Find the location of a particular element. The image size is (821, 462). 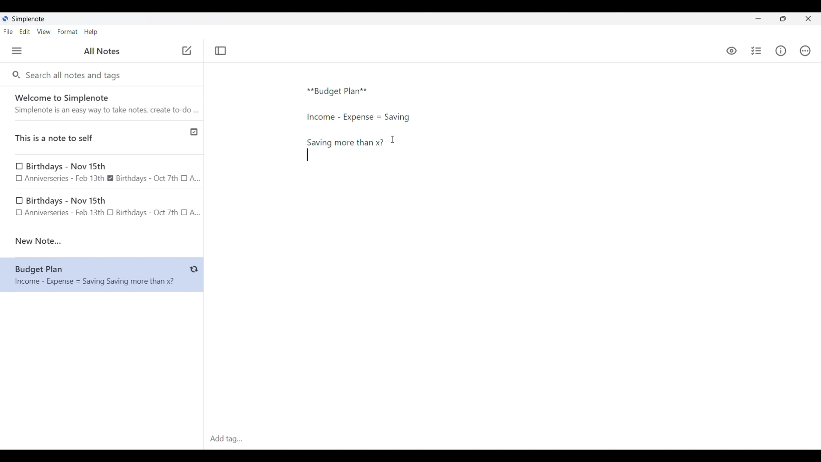

Note text changed is located at coordinates (102, 275).